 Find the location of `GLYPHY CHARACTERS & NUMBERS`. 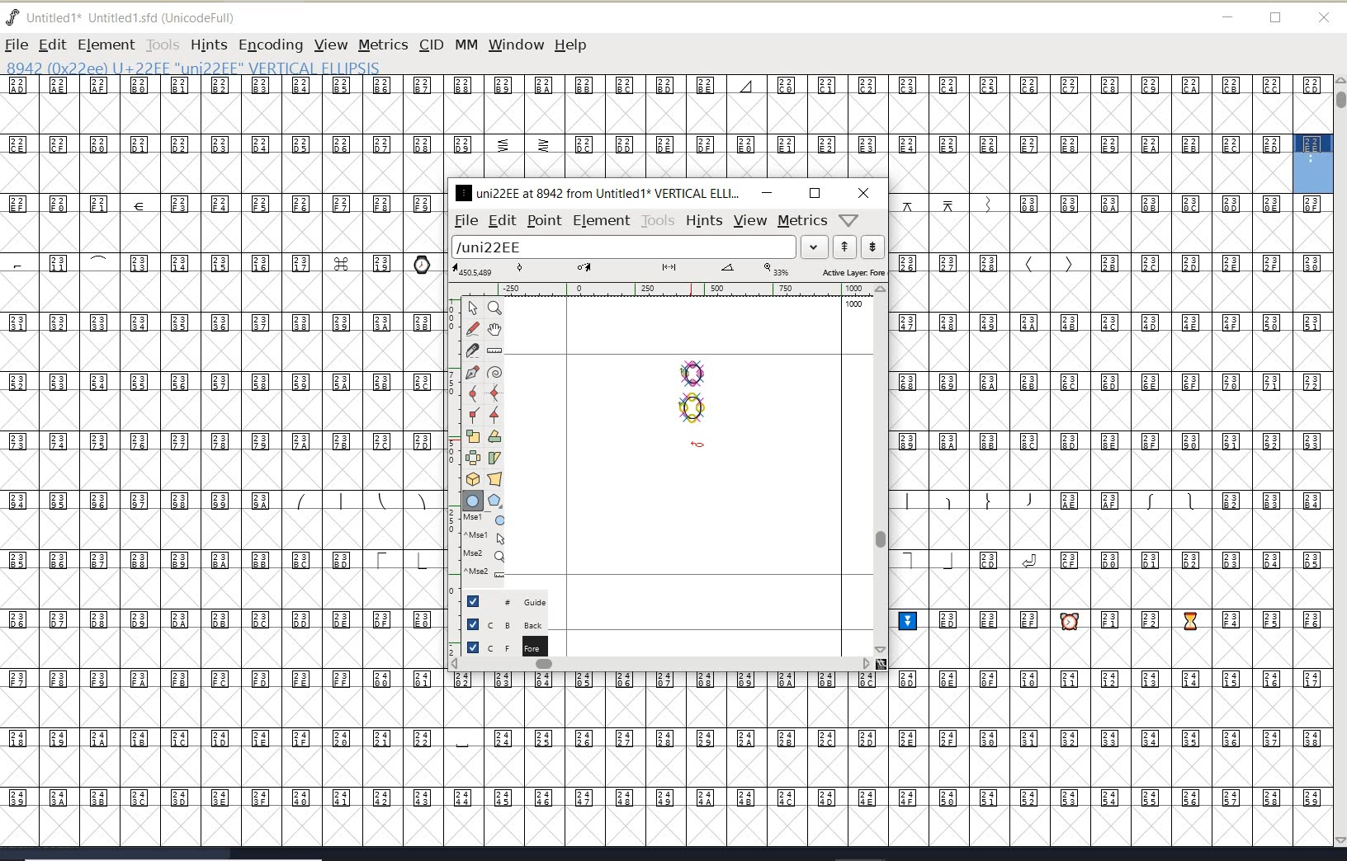

GLYPHY CHARACTERS & NUMBERS is located at coordinates (219, 423).